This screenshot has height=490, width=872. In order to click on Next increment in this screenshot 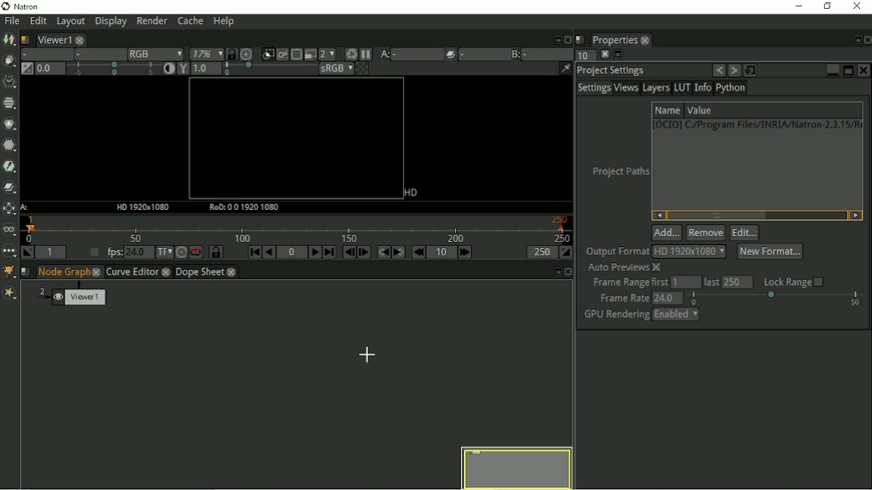, I will do `click(466, 253)`.